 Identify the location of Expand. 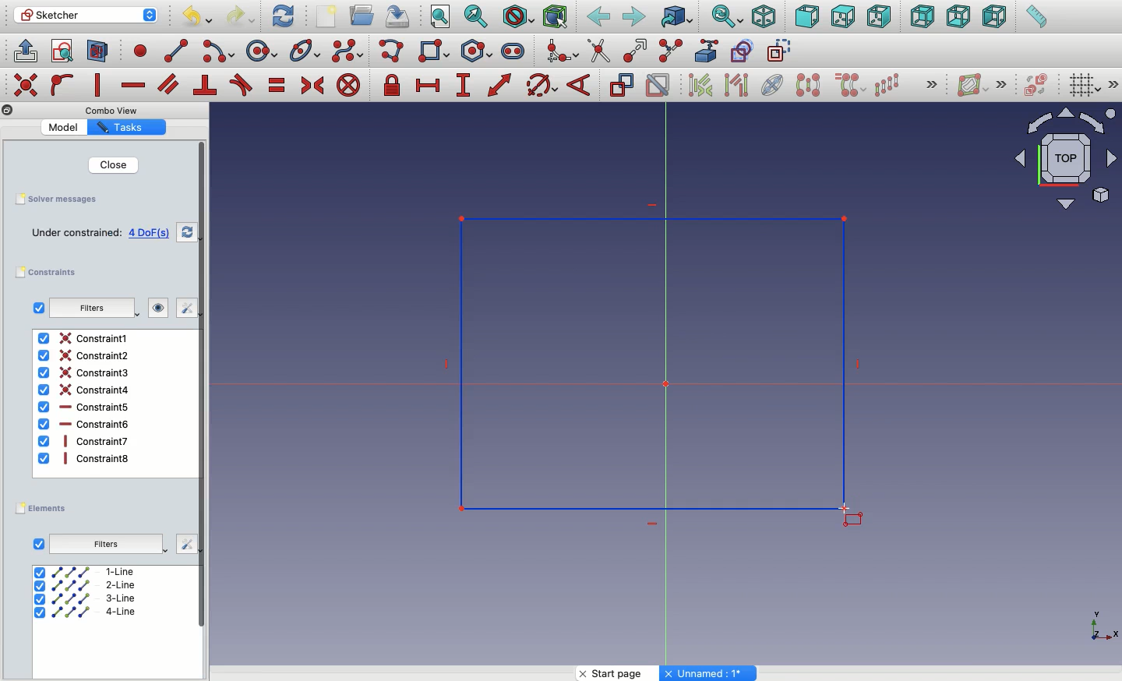
(932, 86).